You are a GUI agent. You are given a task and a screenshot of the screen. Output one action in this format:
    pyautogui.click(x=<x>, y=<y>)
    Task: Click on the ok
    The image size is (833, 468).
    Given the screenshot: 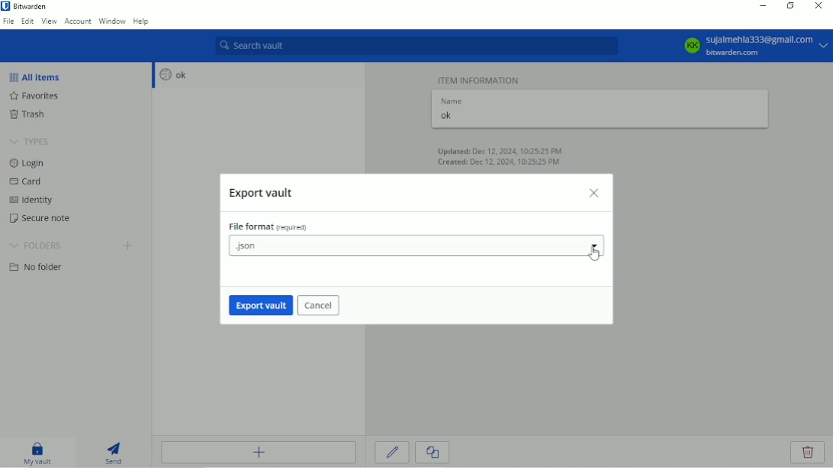 What is the action you would take?
    pyautogui.click(x=171, y=75)
    